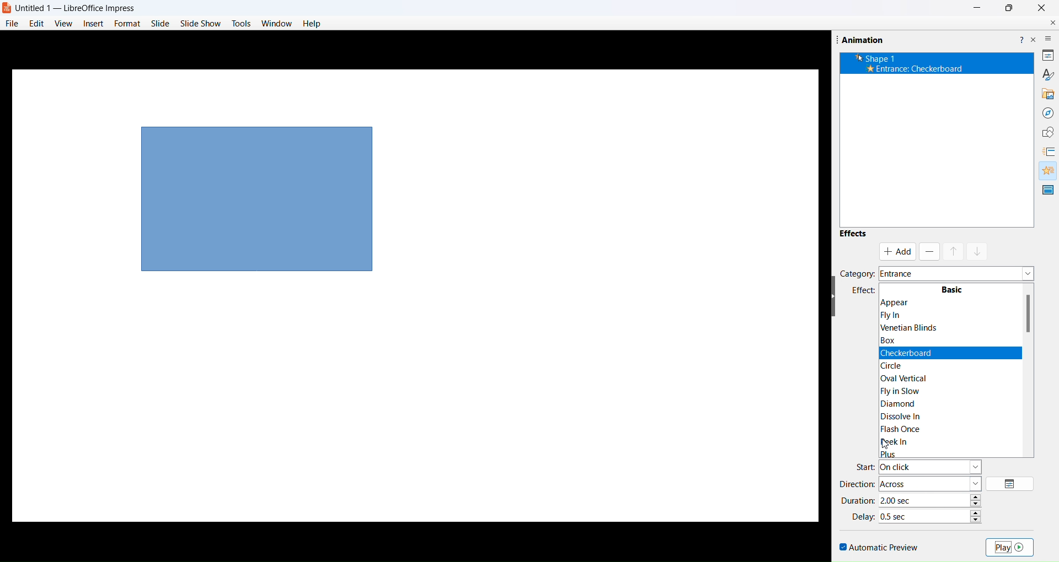  What do you see at coordinates (79, 9) in the screenshot?
I see `title` at bounding box center [79, 9].